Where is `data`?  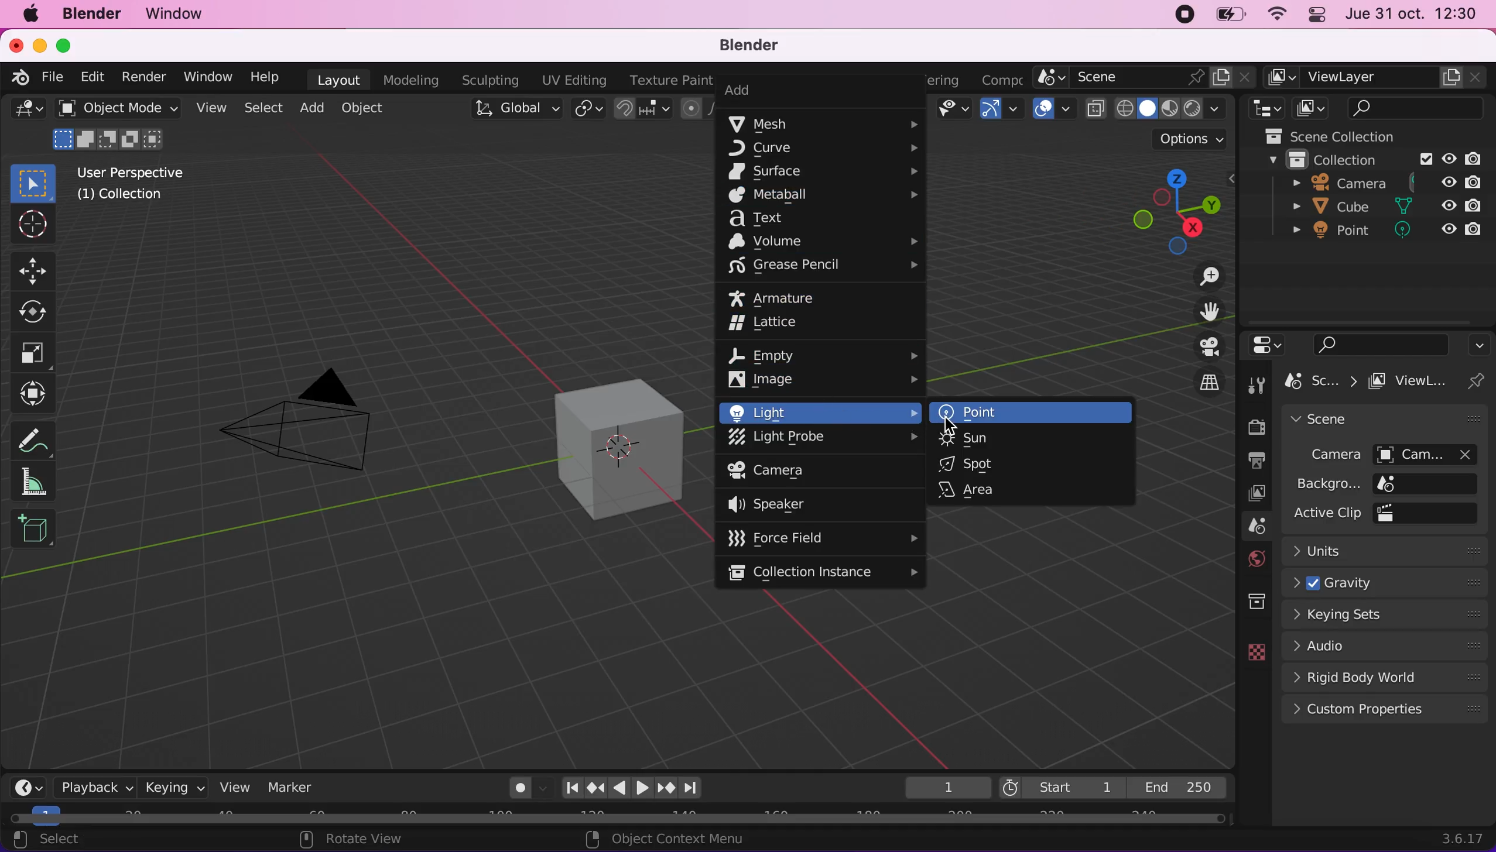
data is located at coordinates (1249, 651).